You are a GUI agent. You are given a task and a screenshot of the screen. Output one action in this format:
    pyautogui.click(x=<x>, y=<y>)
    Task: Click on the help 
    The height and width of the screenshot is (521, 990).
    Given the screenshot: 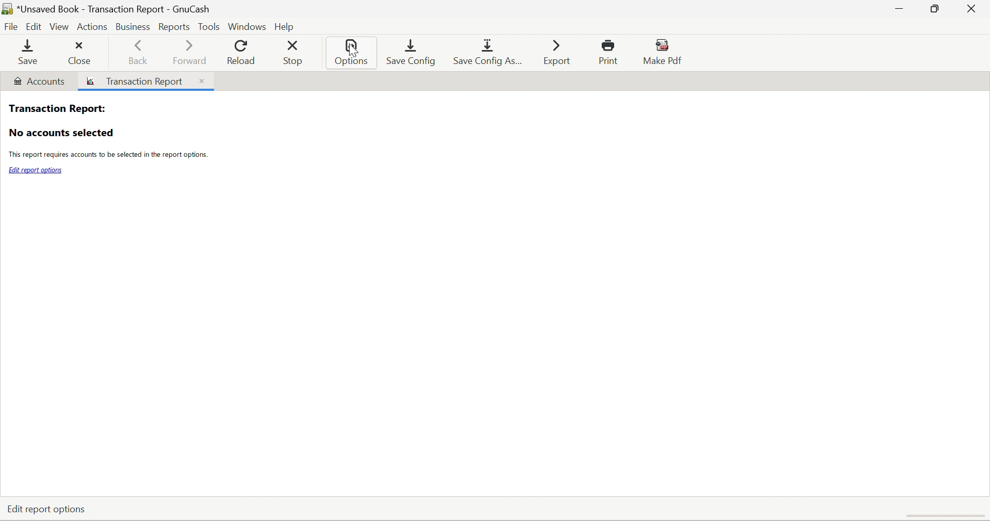 What is the action you would take?
    pyautogui.click(x=287, y=25)
    